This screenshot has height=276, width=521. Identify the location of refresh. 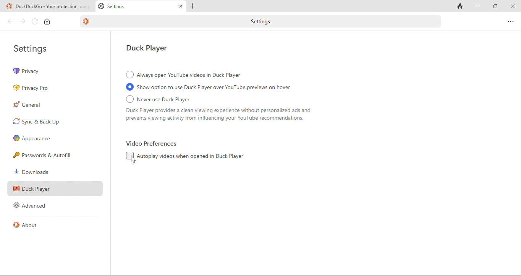
(35, 21).